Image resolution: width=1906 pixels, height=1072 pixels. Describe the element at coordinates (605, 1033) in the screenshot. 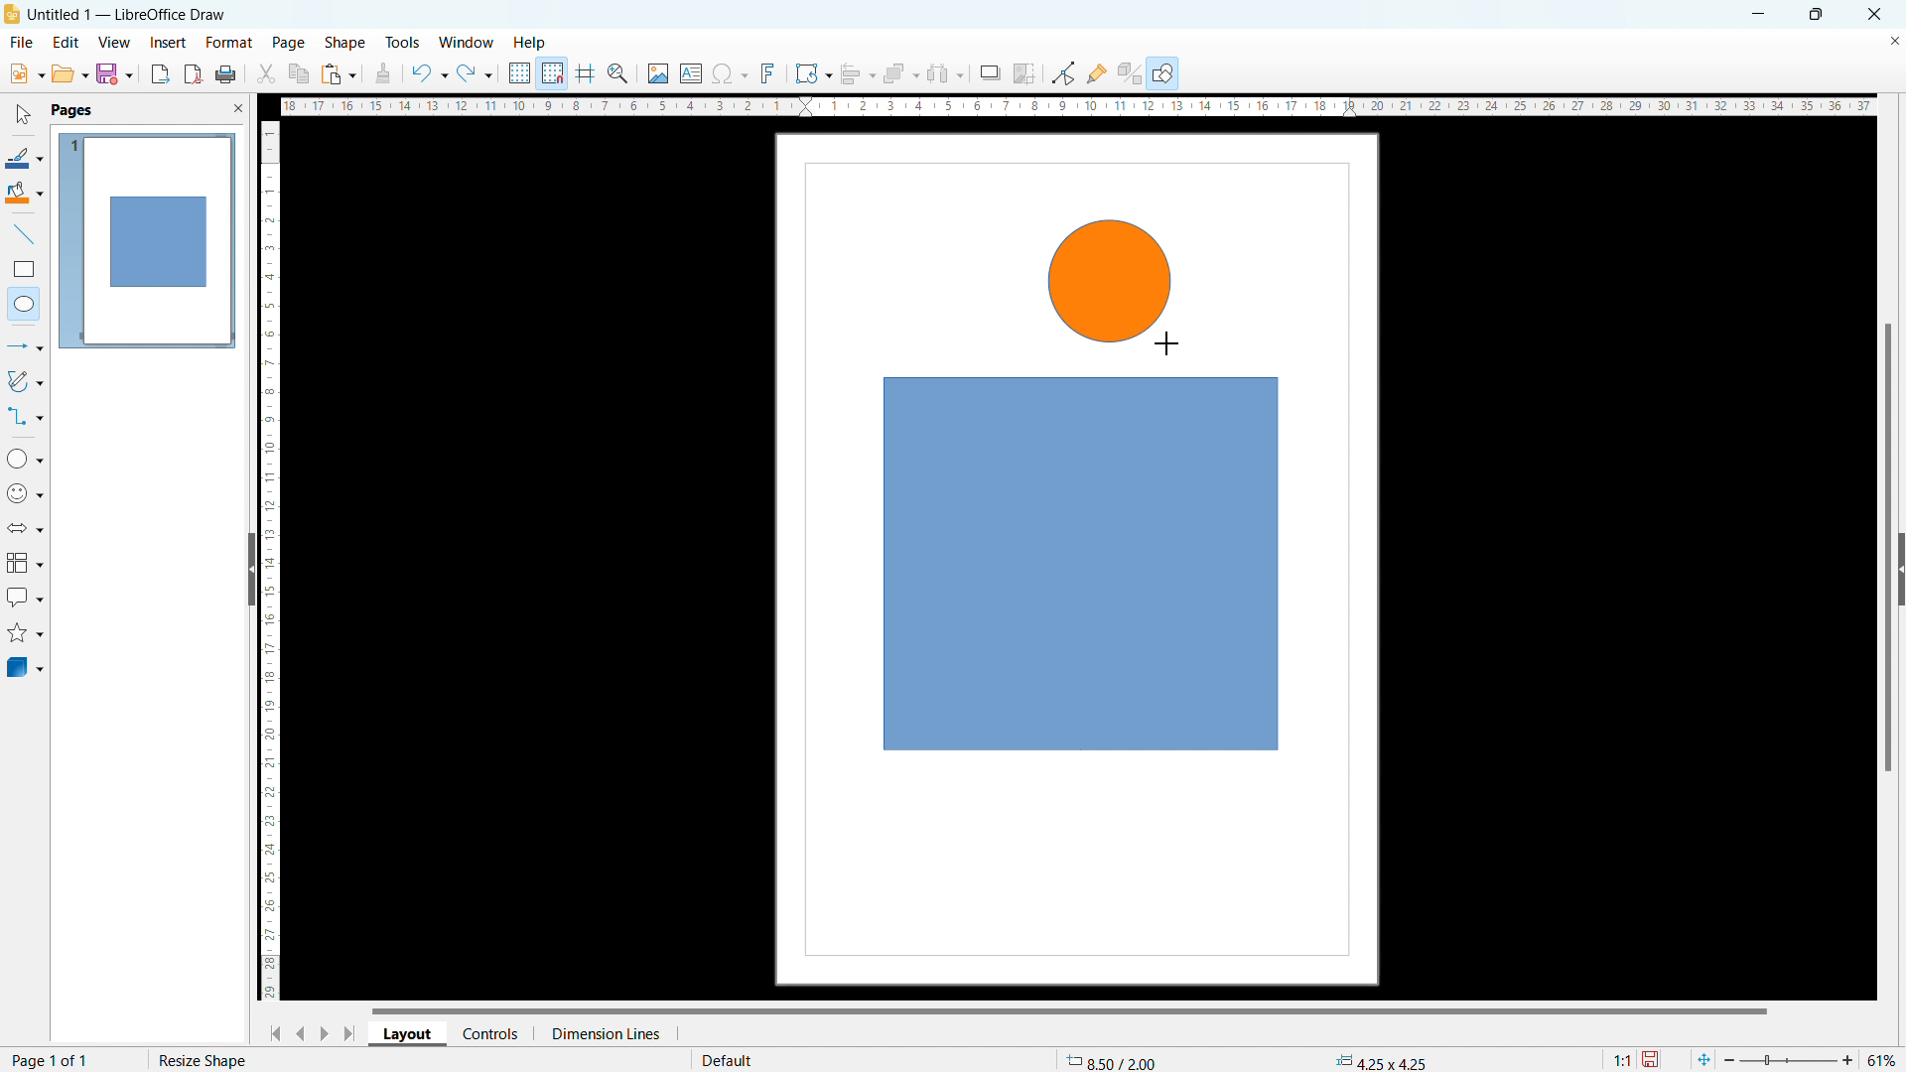

I see `dimension lines` at that location.